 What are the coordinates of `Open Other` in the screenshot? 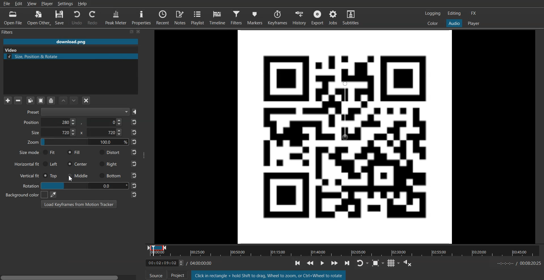 It's located at (39, 18).